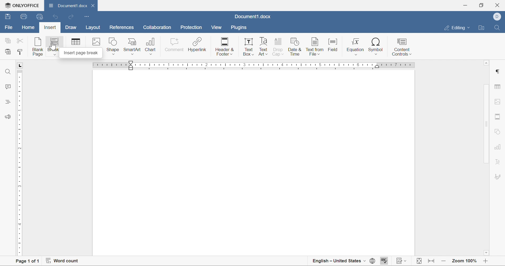  I want to click on Shape, so click(113, 47).